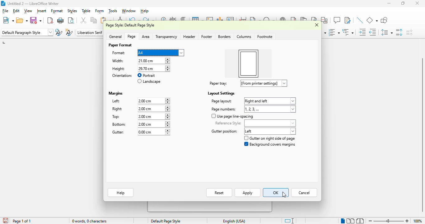  What do you see at coordinates (409, 33) in the screenshot?
I see `decrease paragraph spacing` at bounding box center [409, 33].